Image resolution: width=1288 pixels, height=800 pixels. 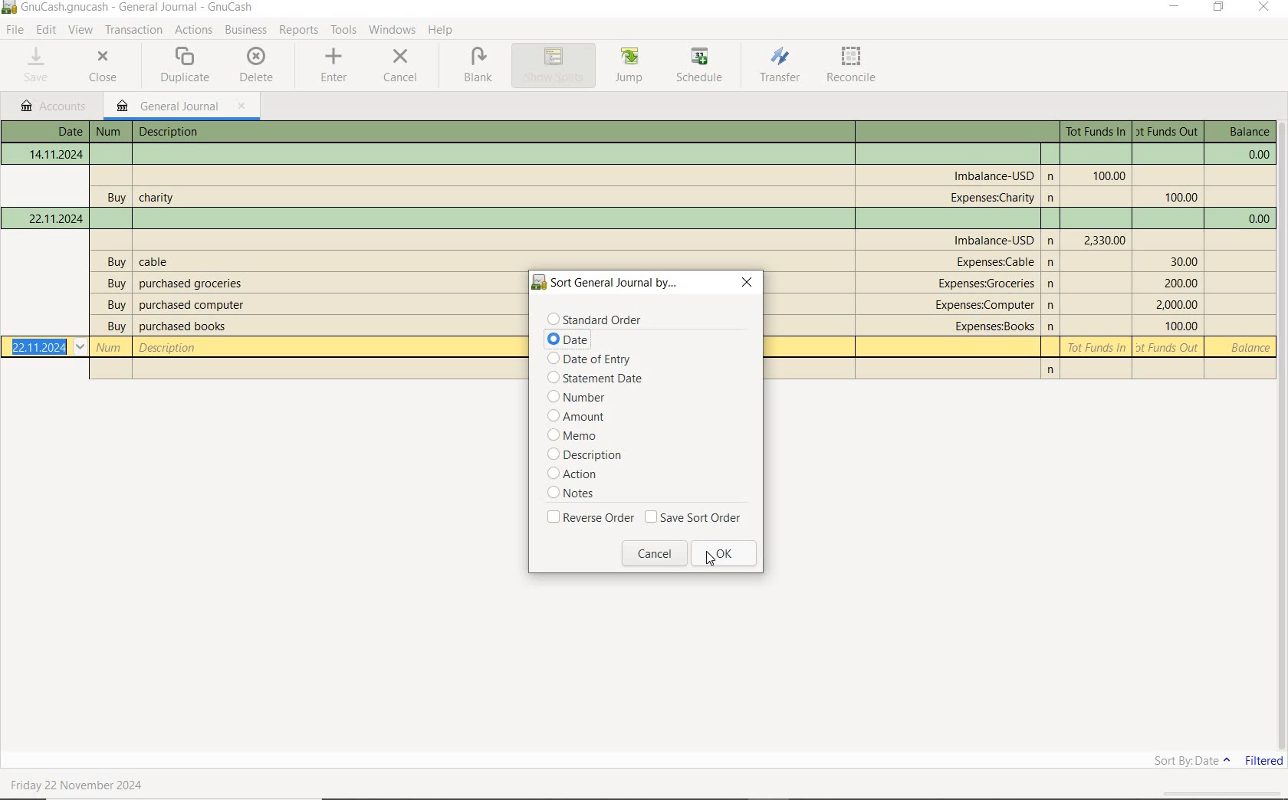 What do you see at coordinates (593, 359) in the screenshot?
I see `date of entry` at bounding box center [593, 359].